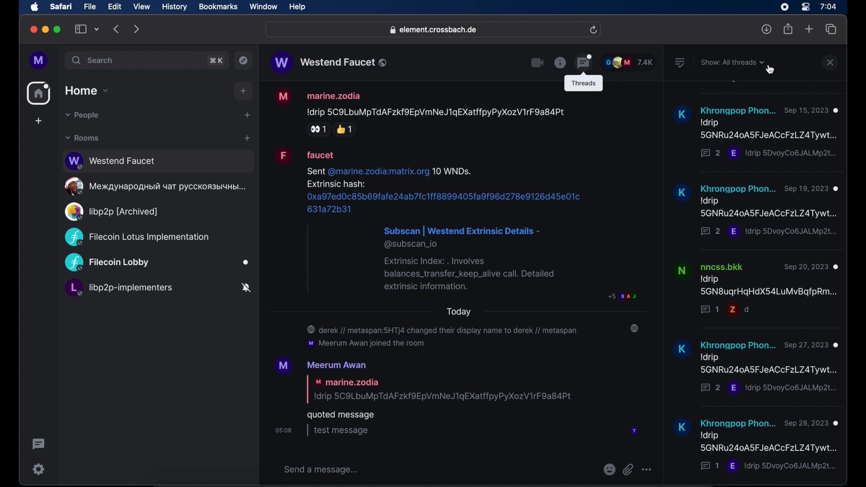  Describe the element at coordinates (44, 30) in the screenshot. I see `minimize` at that location.